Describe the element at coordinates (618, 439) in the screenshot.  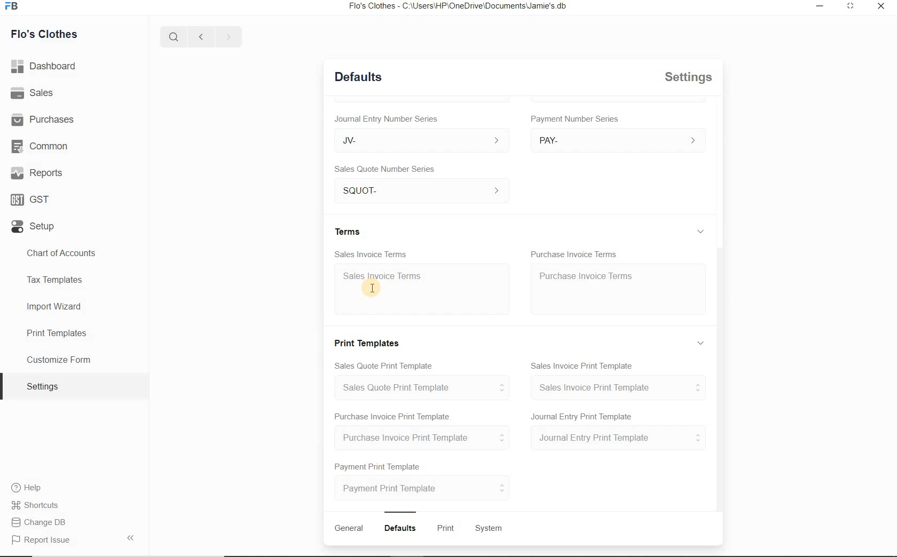
I see `Journal Entry Print Template` at that location.